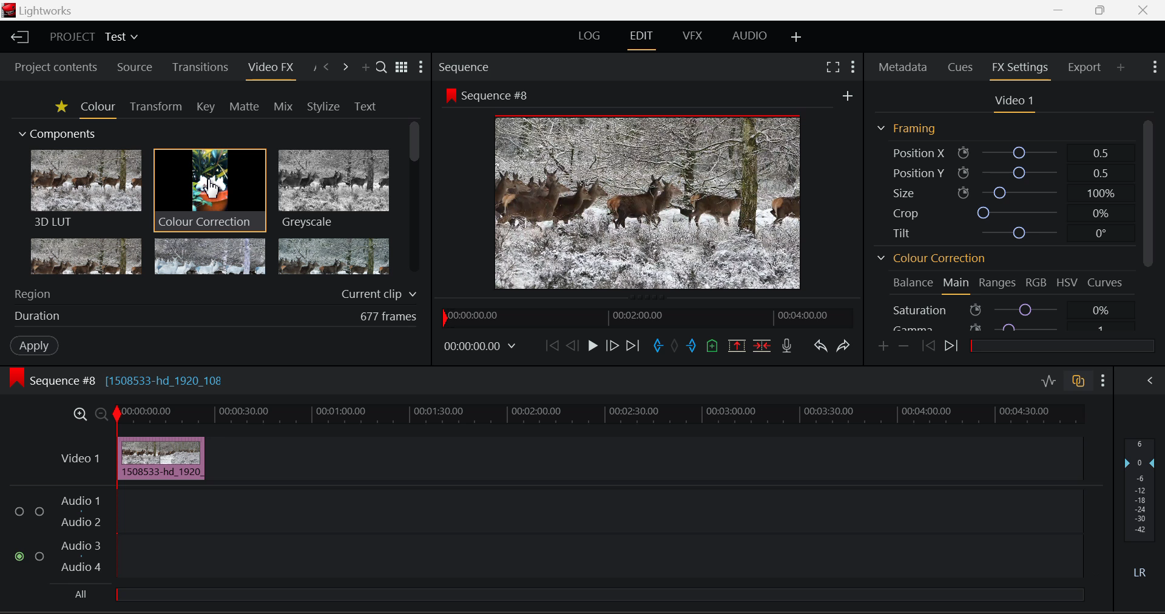 This screenshot has height=614, width=1165. What do you see at coordinates (1104, 282) in the screenshot?
I see `Curves` at bounding box center [1104, 282].